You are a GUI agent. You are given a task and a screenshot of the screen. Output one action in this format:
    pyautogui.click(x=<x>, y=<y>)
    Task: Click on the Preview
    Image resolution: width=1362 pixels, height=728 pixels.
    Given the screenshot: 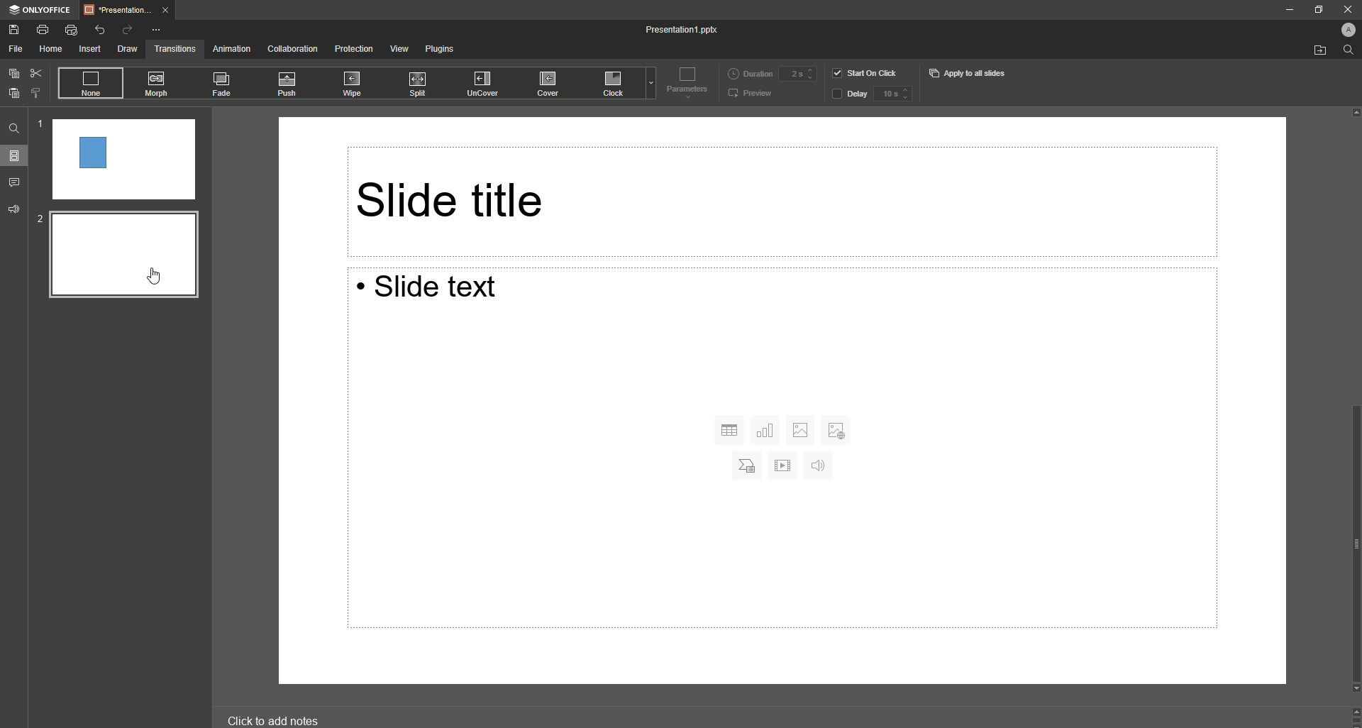 What is the action you would take?
    pyautogui.click(x=750, y=95)
    